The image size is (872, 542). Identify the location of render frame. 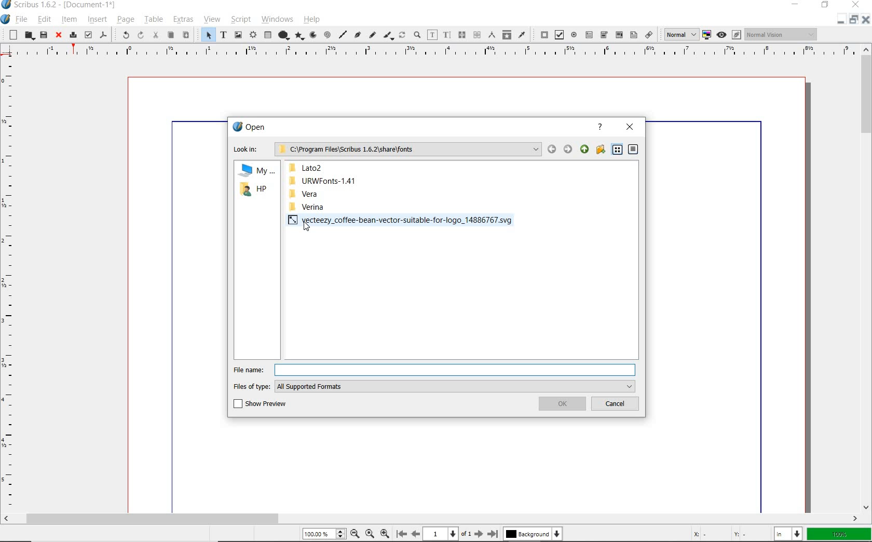
(252, 35).